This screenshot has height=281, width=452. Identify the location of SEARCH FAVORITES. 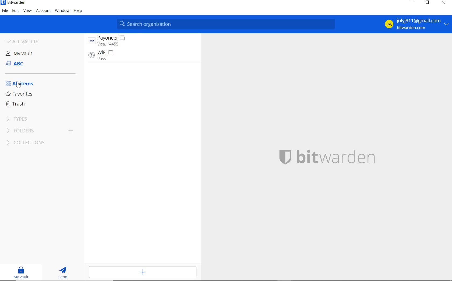
(227, 24).